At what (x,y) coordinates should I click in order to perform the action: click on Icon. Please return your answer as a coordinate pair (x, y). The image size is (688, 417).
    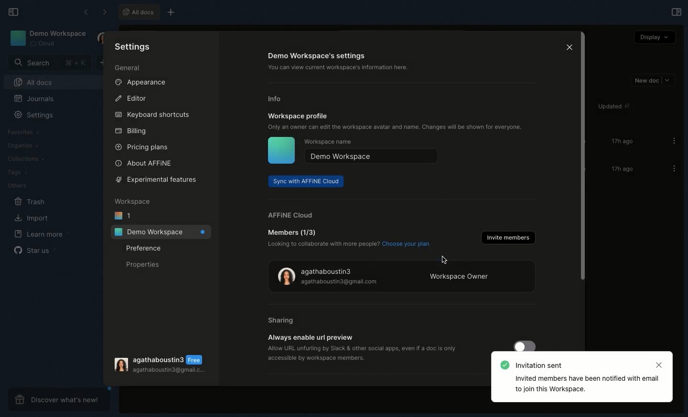
    Looking at the image, I should click on (281, 150).